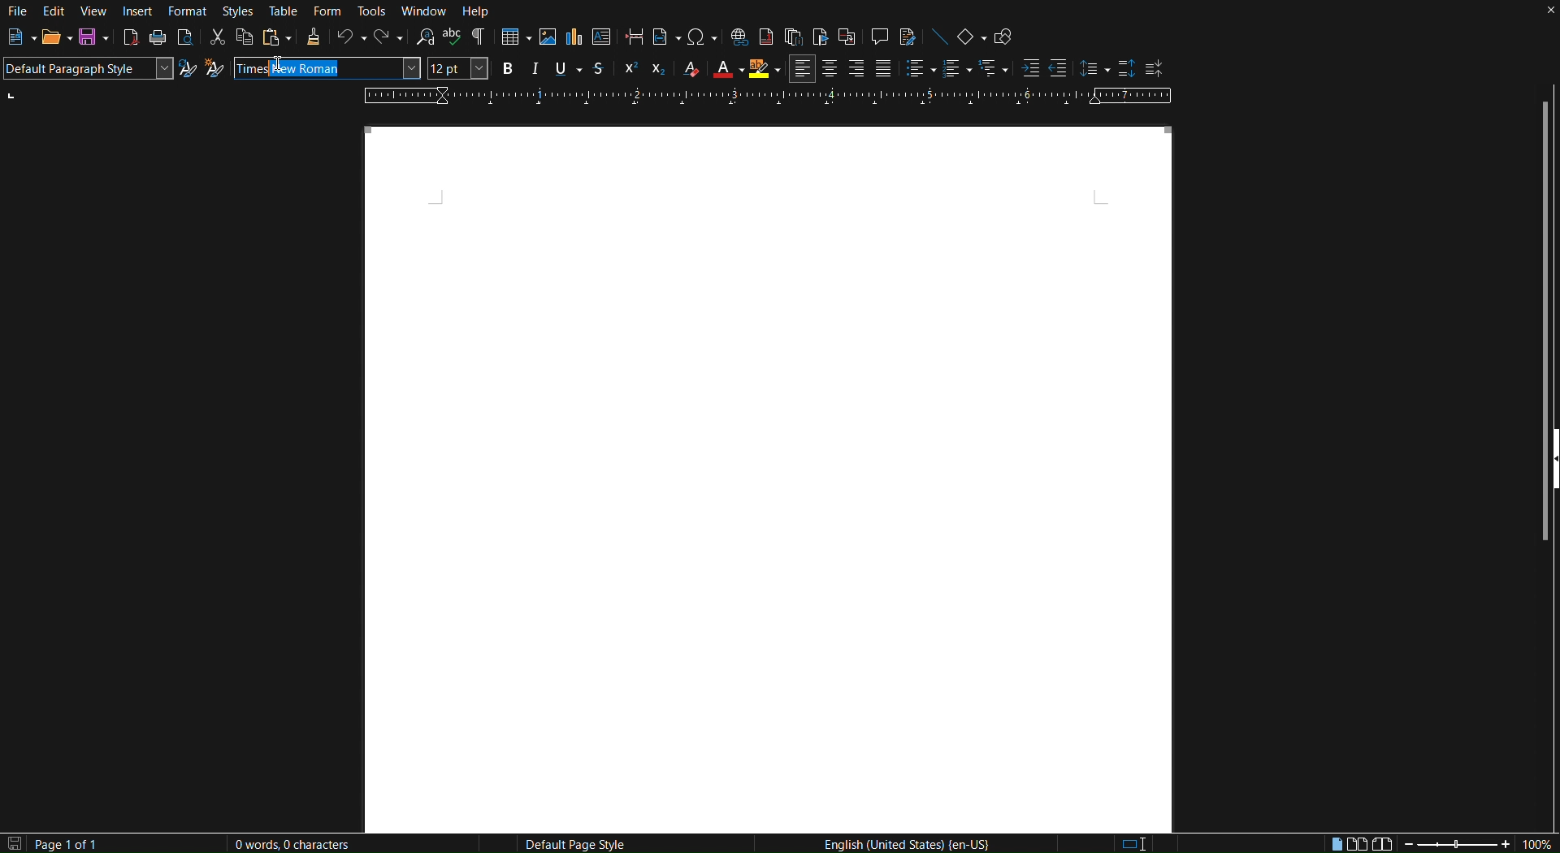  I want to click on Insert page break, so click(631, 37).